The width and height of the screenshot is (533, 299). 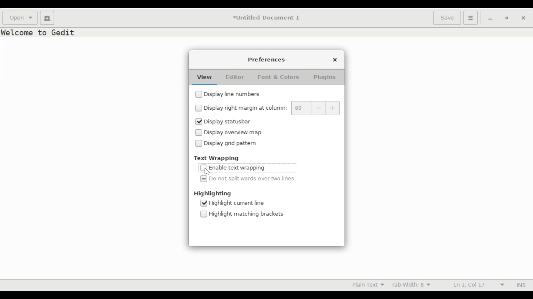 What do you see at coordinates (204, 215) in the screenshot?
I see `checkbox` at bounding box center [204, 215].